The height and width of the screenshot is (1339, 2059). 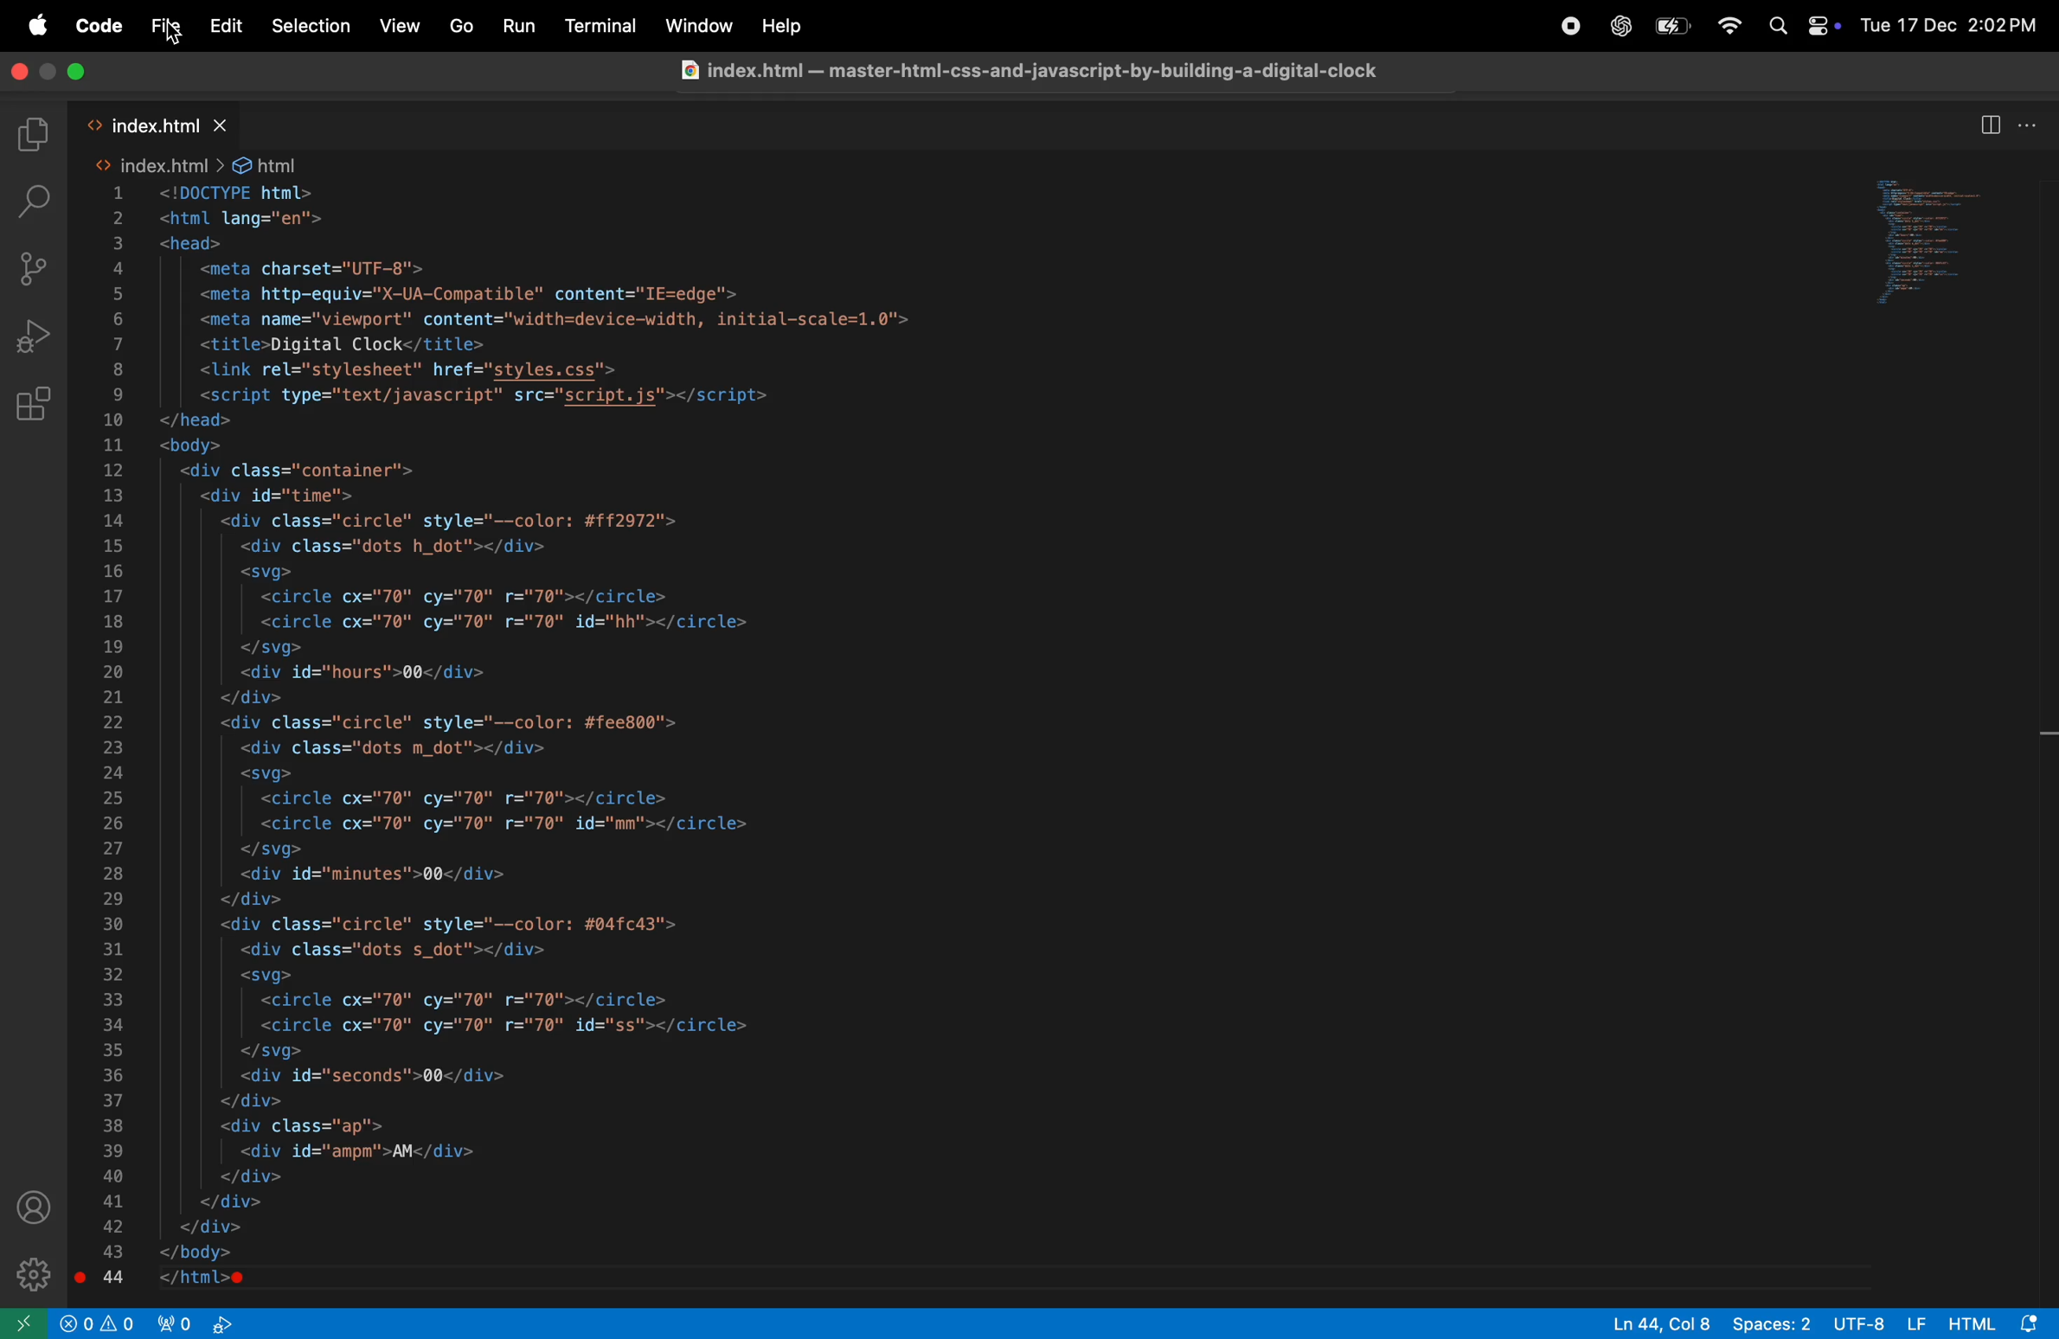 What do you see at coordinates (34, 410) in the screenshot?
I see `extensions` at bounding box center [34, 410].